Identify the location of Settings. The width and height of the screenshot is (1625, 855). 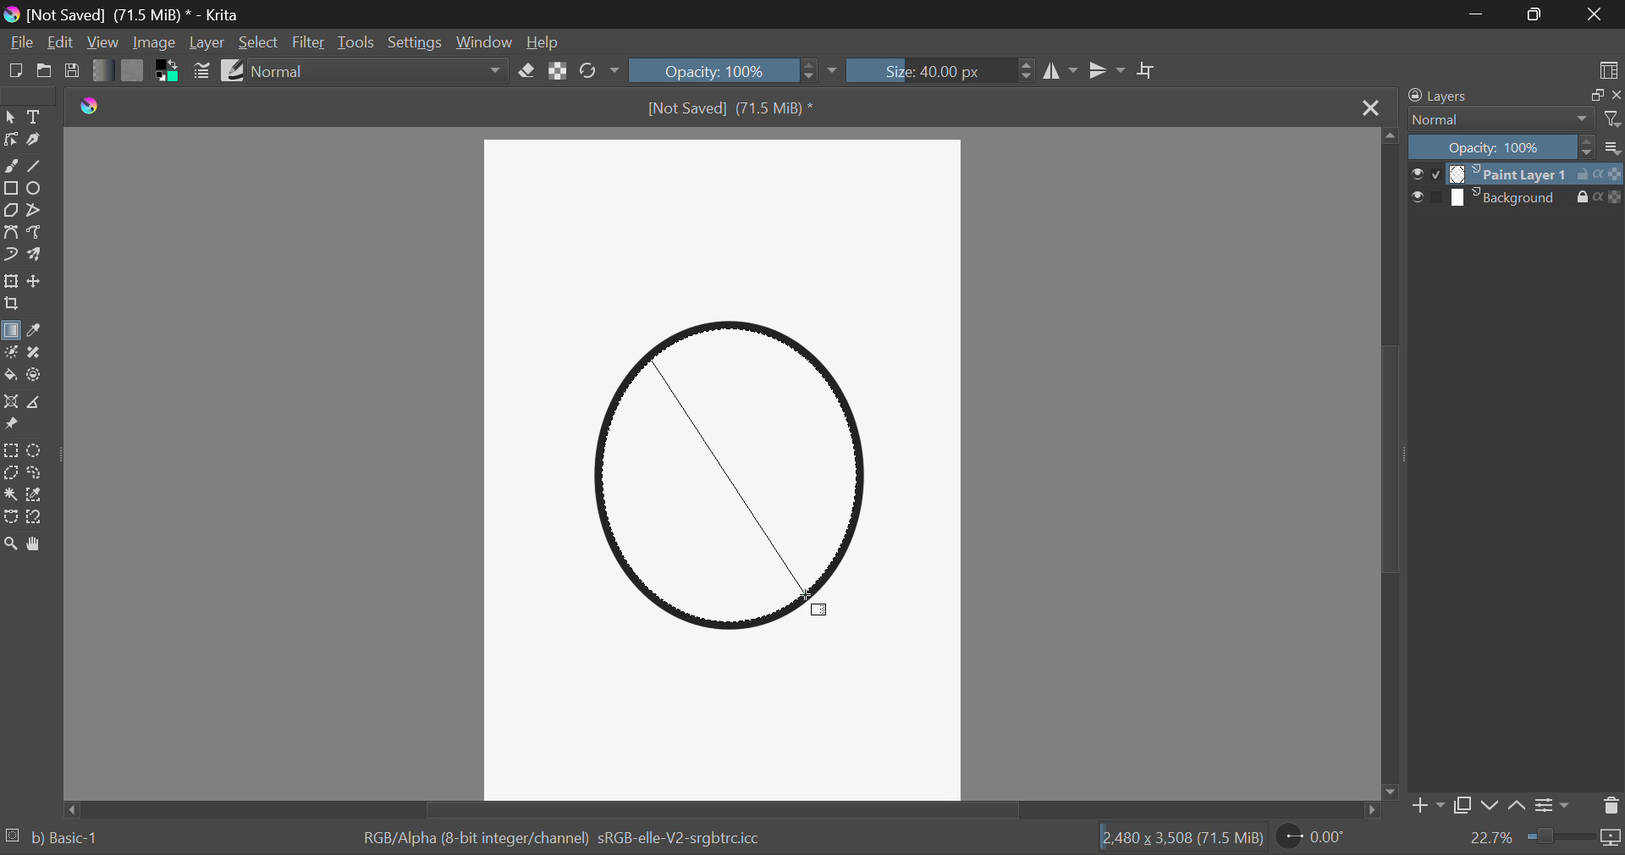
(1556, 805).